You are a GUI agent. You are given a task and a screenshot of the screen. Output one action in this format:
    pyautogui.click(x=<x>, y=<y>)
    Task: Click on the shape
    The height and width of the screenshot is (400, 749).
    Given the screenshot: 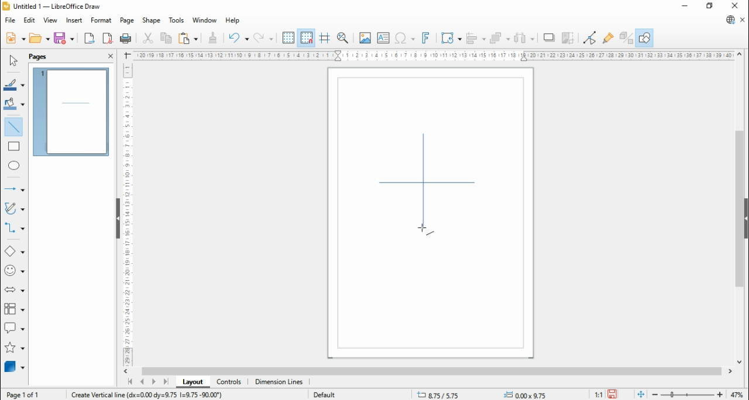 What is the action you would take?
    pyautogui.click(x=152, y=20)
    